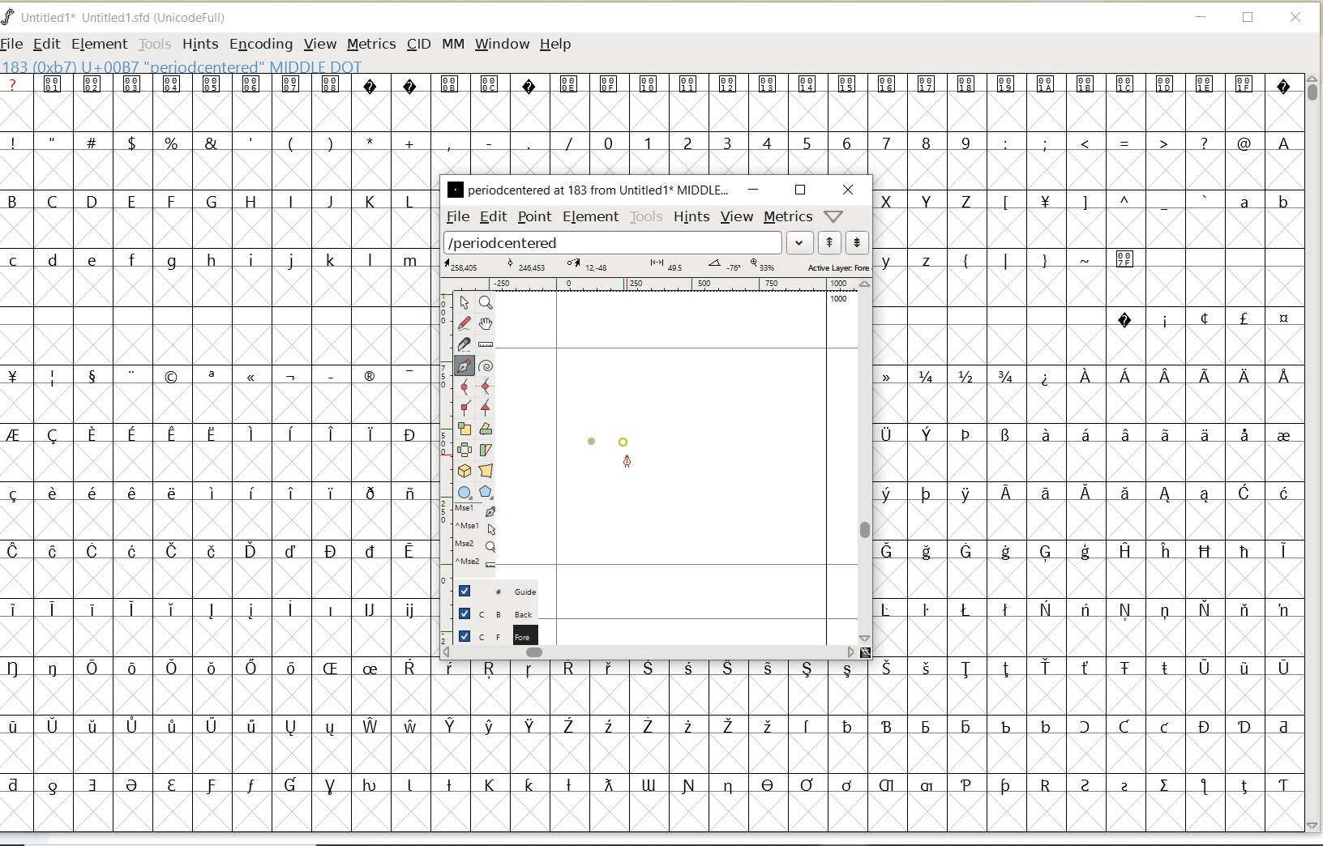 Image resolution: width=1323 pixels, height=846 pixels. Describe the element at coordinates (863, 733) in the screenshot. I see `special characters` at that location.